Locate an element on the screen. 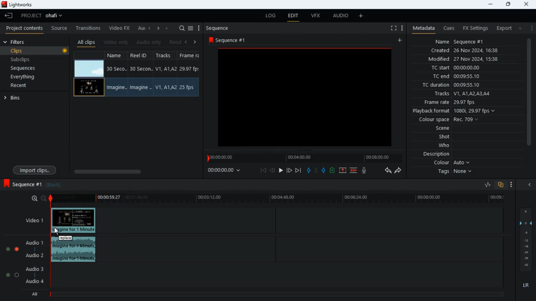  Audio 4 is located at coordinates (34, 282).